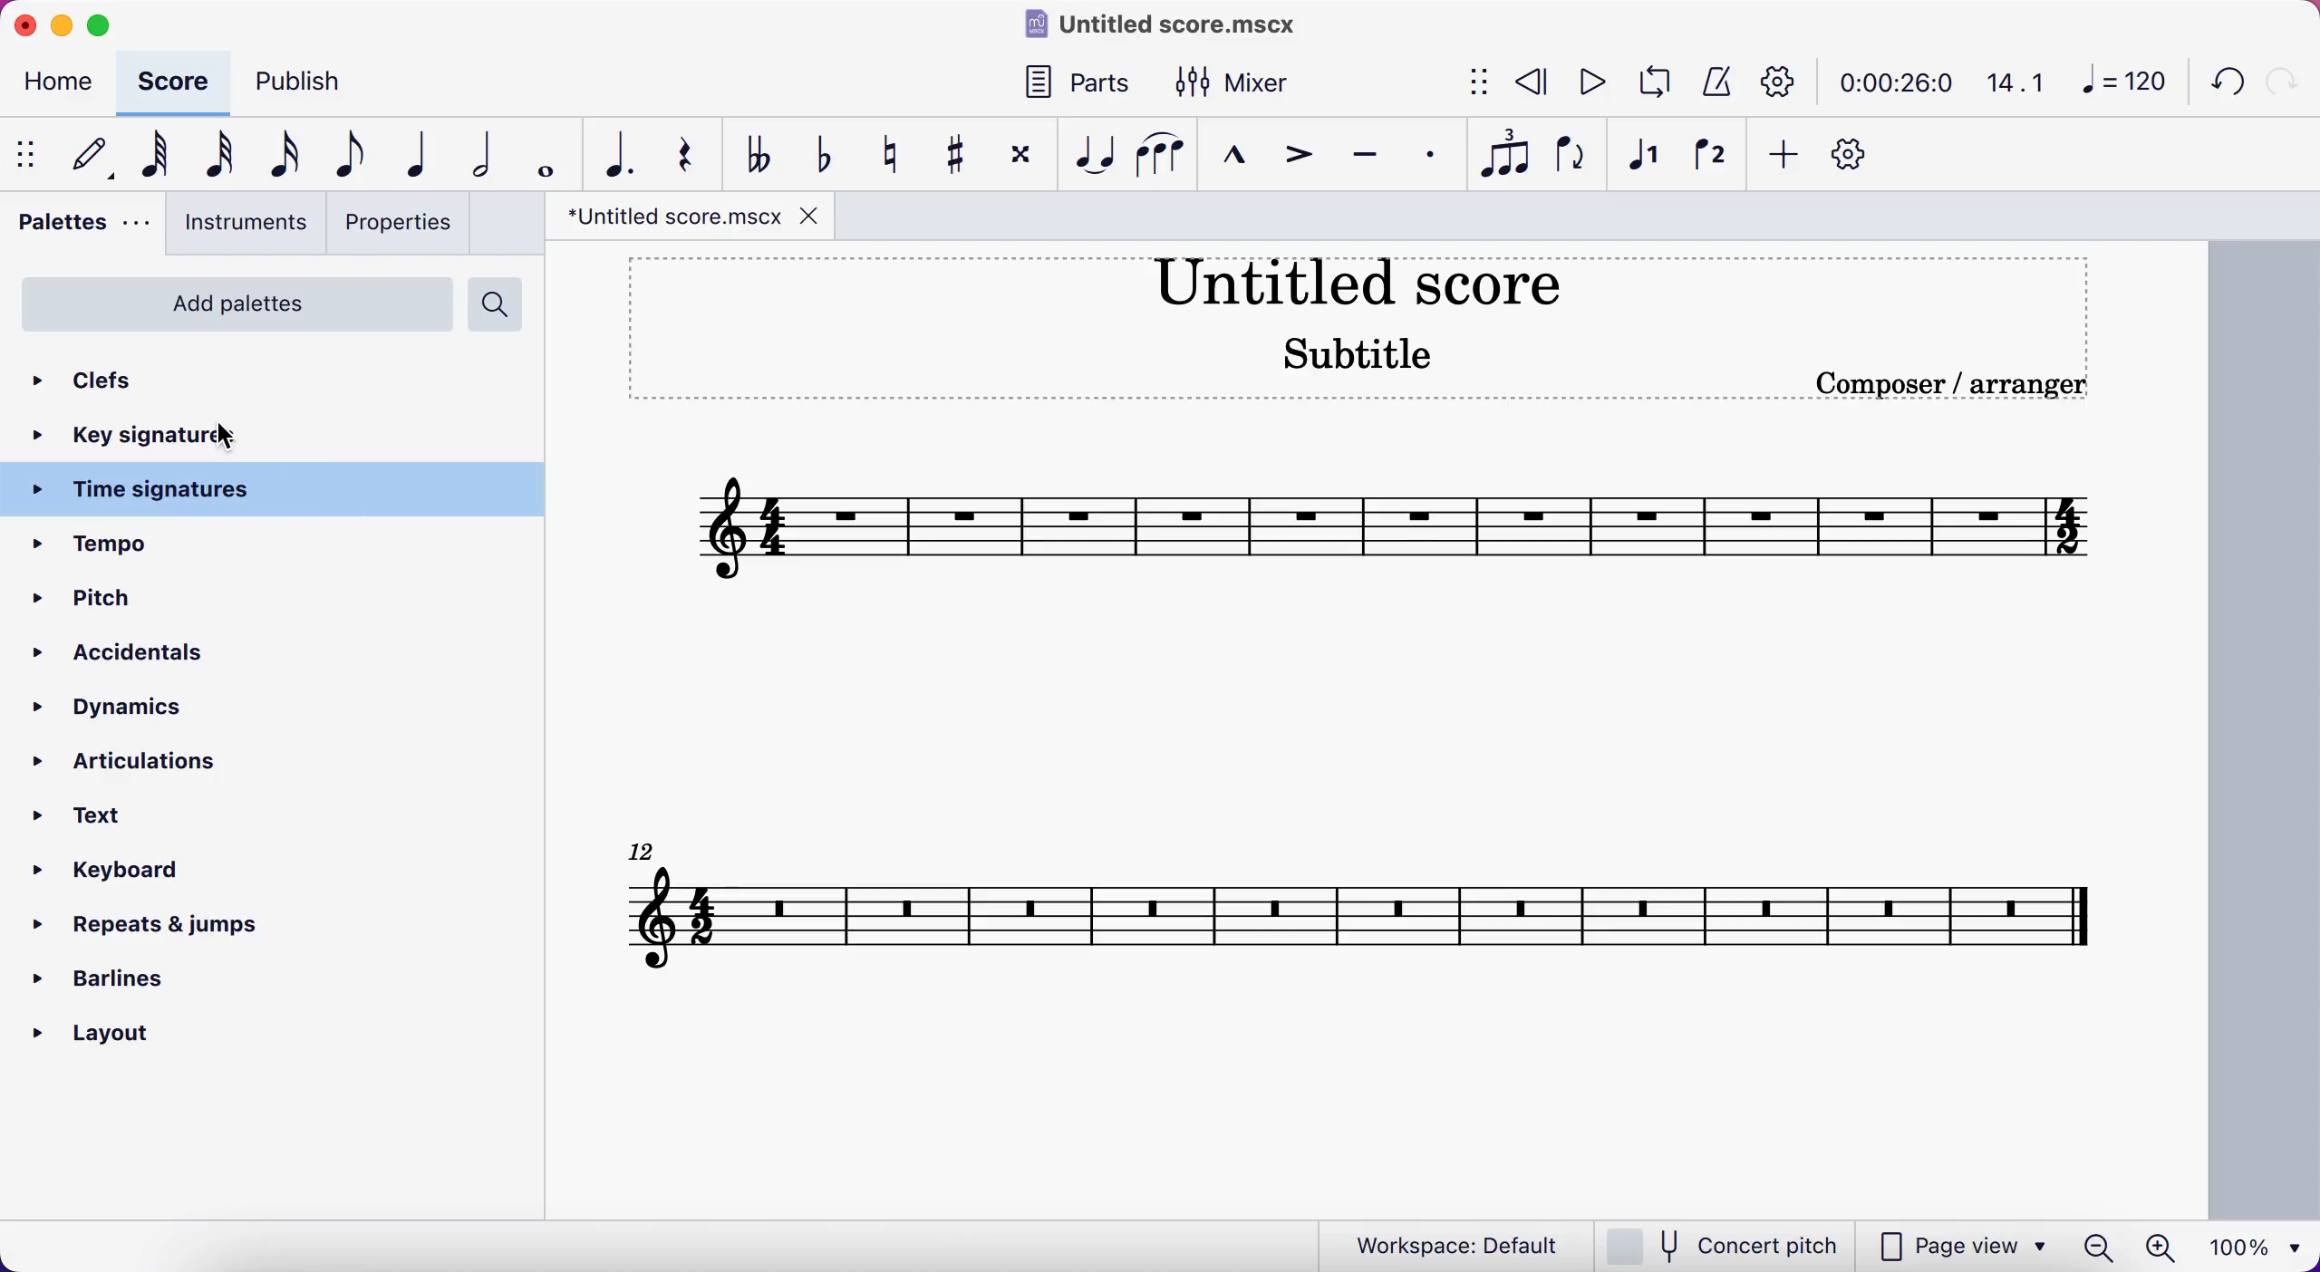 Image resolution: width=2320 pixels, height=1272 pixels. What do you see at coordinates (1020, 155) in the screenshot?
I see `toggle doble sharp` at bounding box center [1020, 155].